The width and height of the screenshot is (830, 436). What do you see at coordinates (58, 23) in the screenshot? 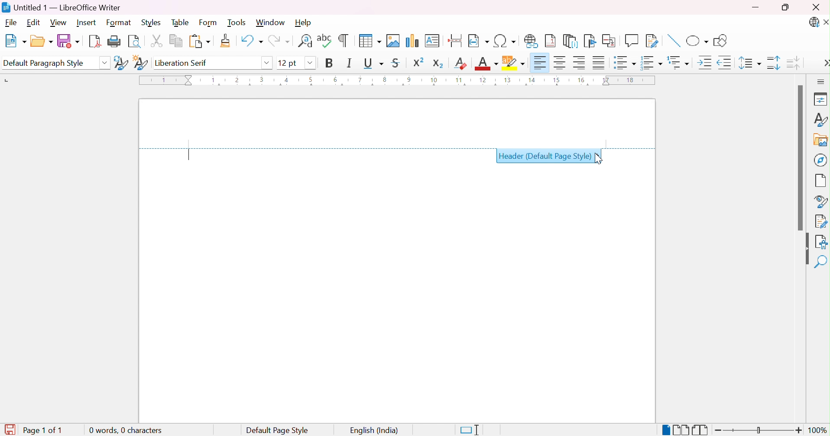
I see `View` at bounding box center [58, 23].